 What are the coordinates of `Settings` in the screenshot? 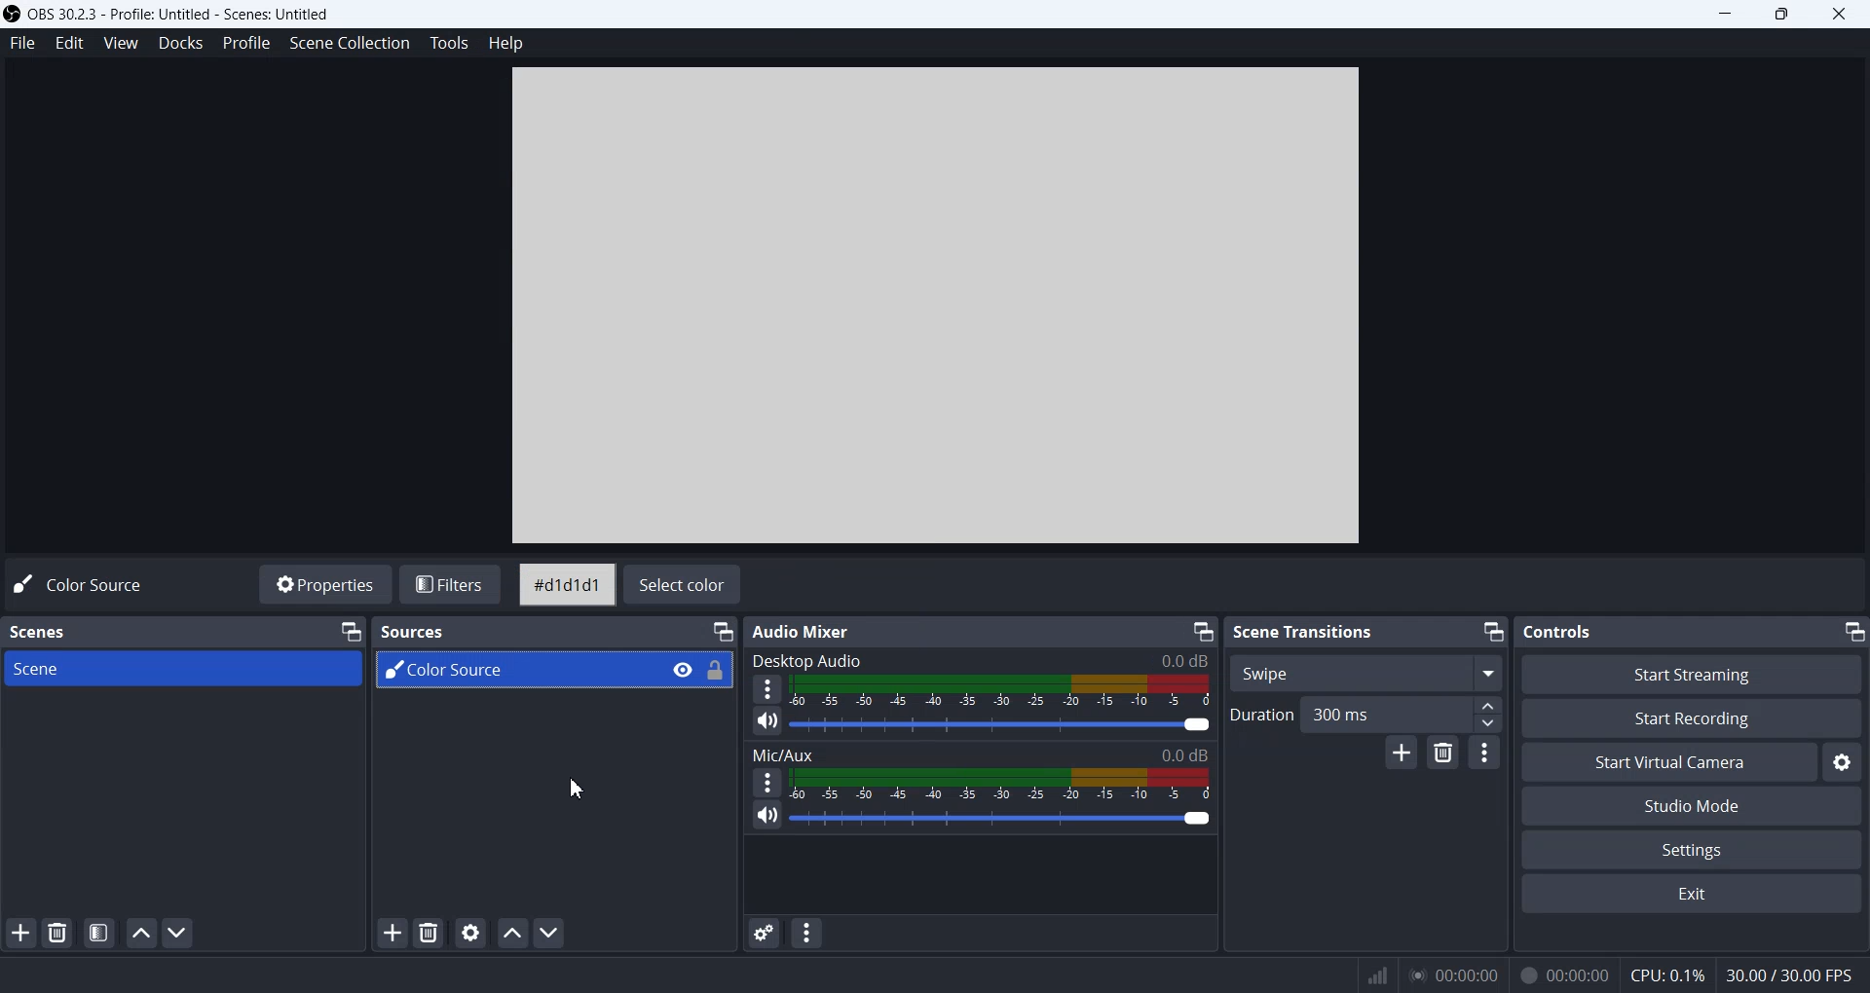 It's located at (1693, 849).